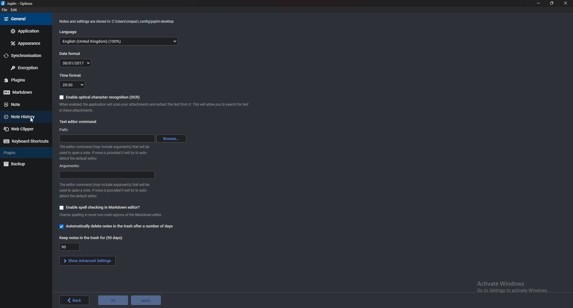  I want to click on Plugins, so click(24, 80).